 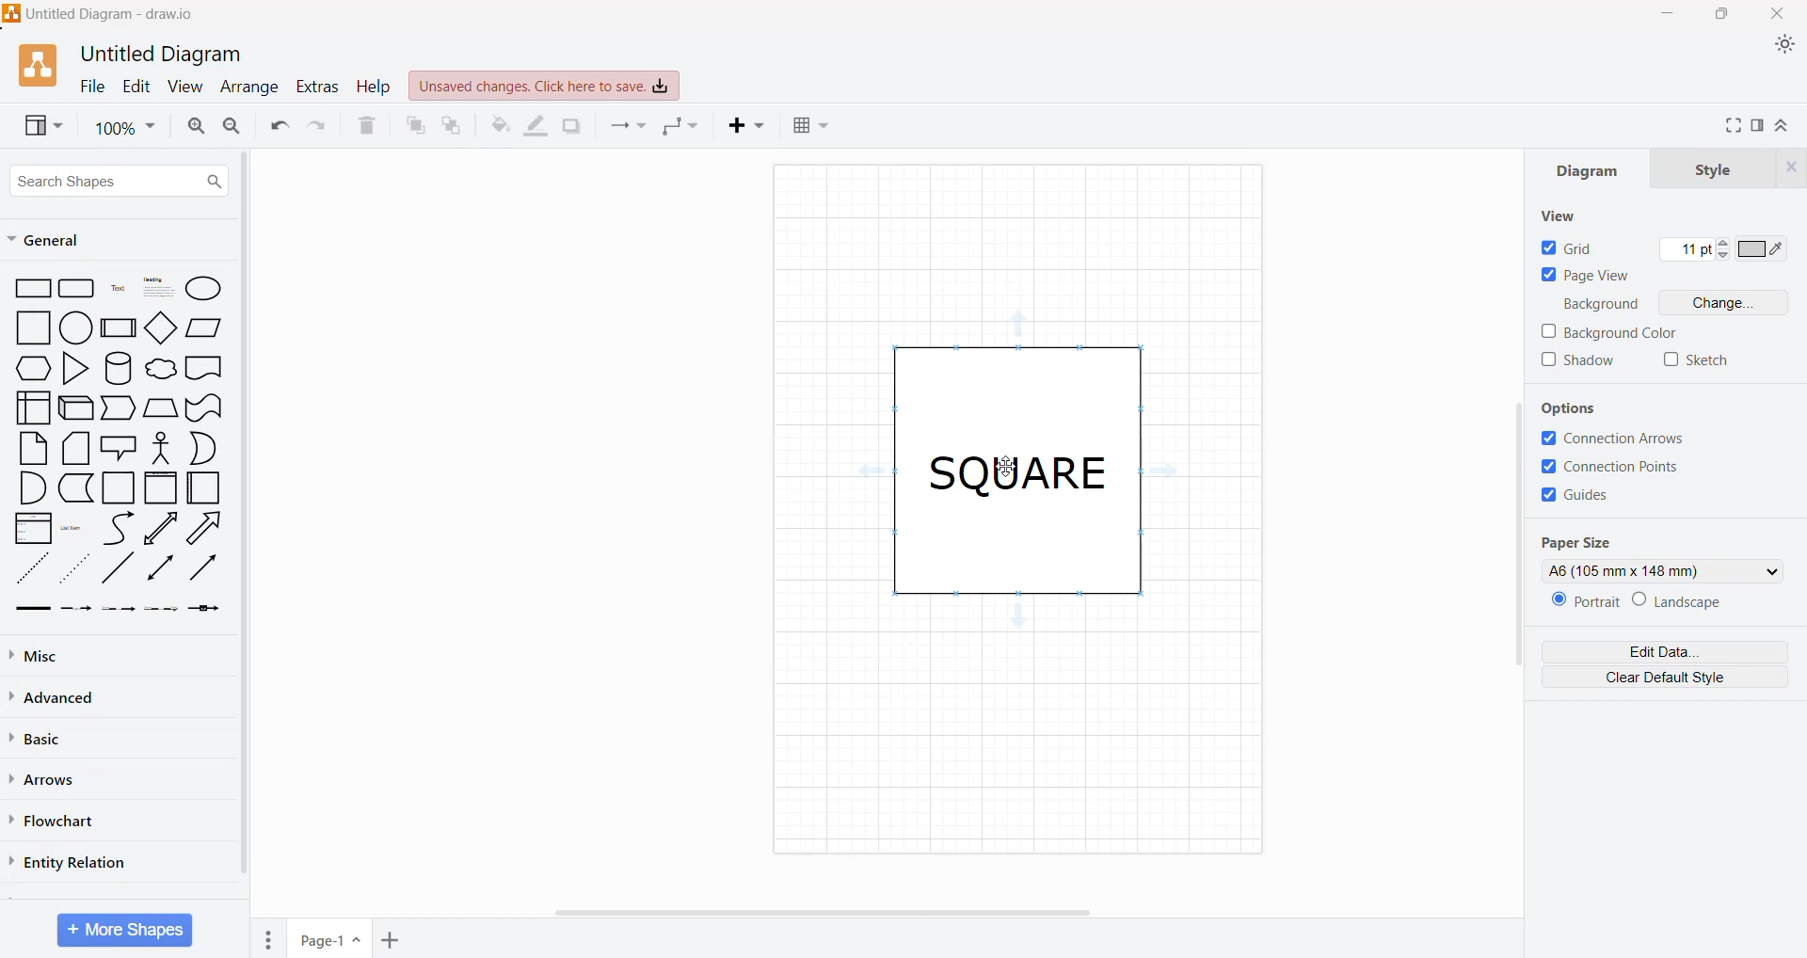 What do you see at coordinates (40, 66) in the screenshot?
I see `Application Logo` at bounding box center [40, 66].